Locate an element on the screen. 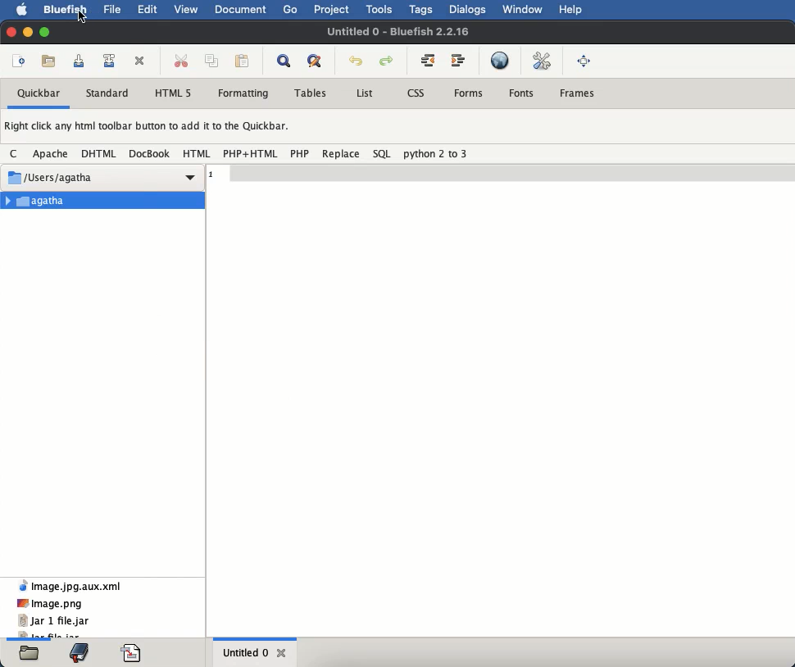 Image resolution: width=795 pixels, height=667 pixels. formatting is located at coordinates (243, 93).